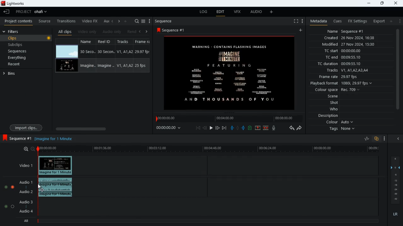 The image size is (403, 226). Describe the element at coordinates (218, 128) in the screenshot. I see `front` at that location.